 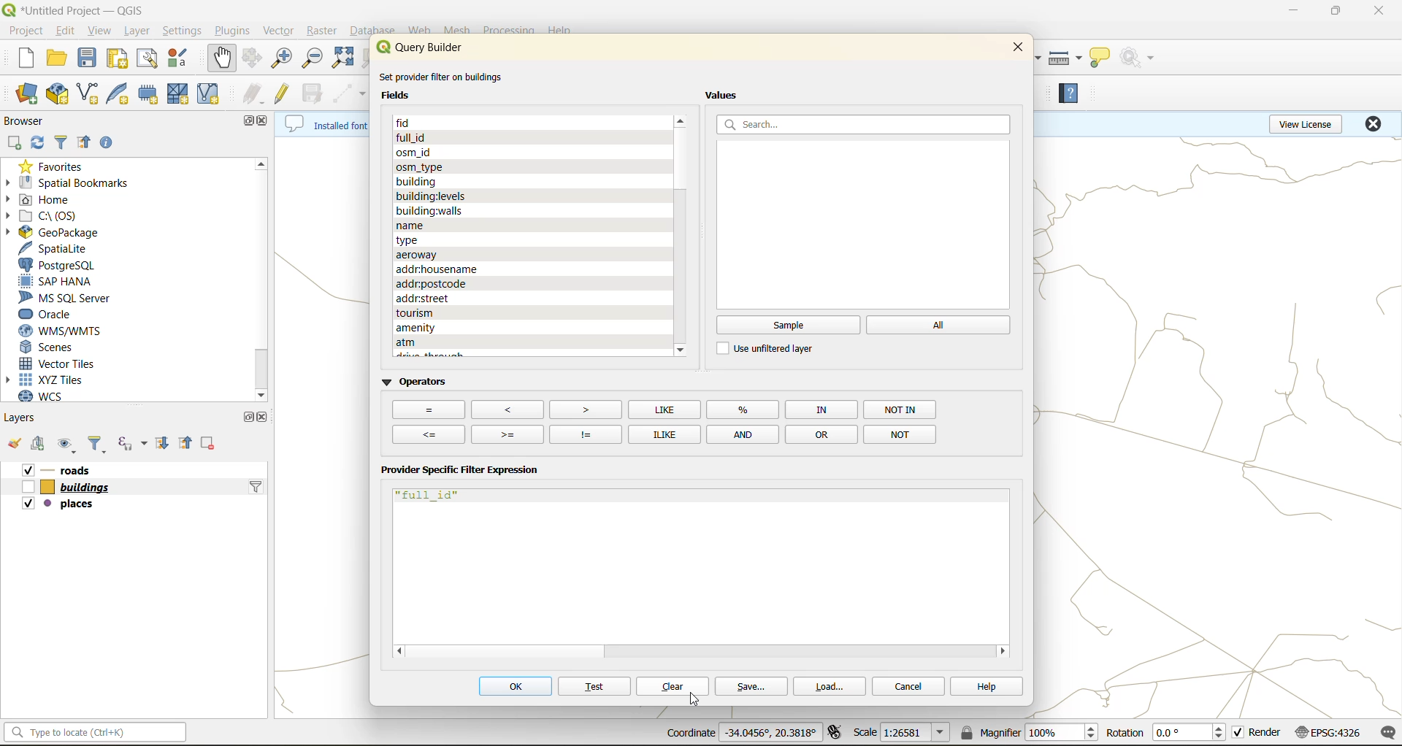 What do you see at coordinates (1375, 126) in the screenshot?
I see `close` at bounding box center [1375, 126].